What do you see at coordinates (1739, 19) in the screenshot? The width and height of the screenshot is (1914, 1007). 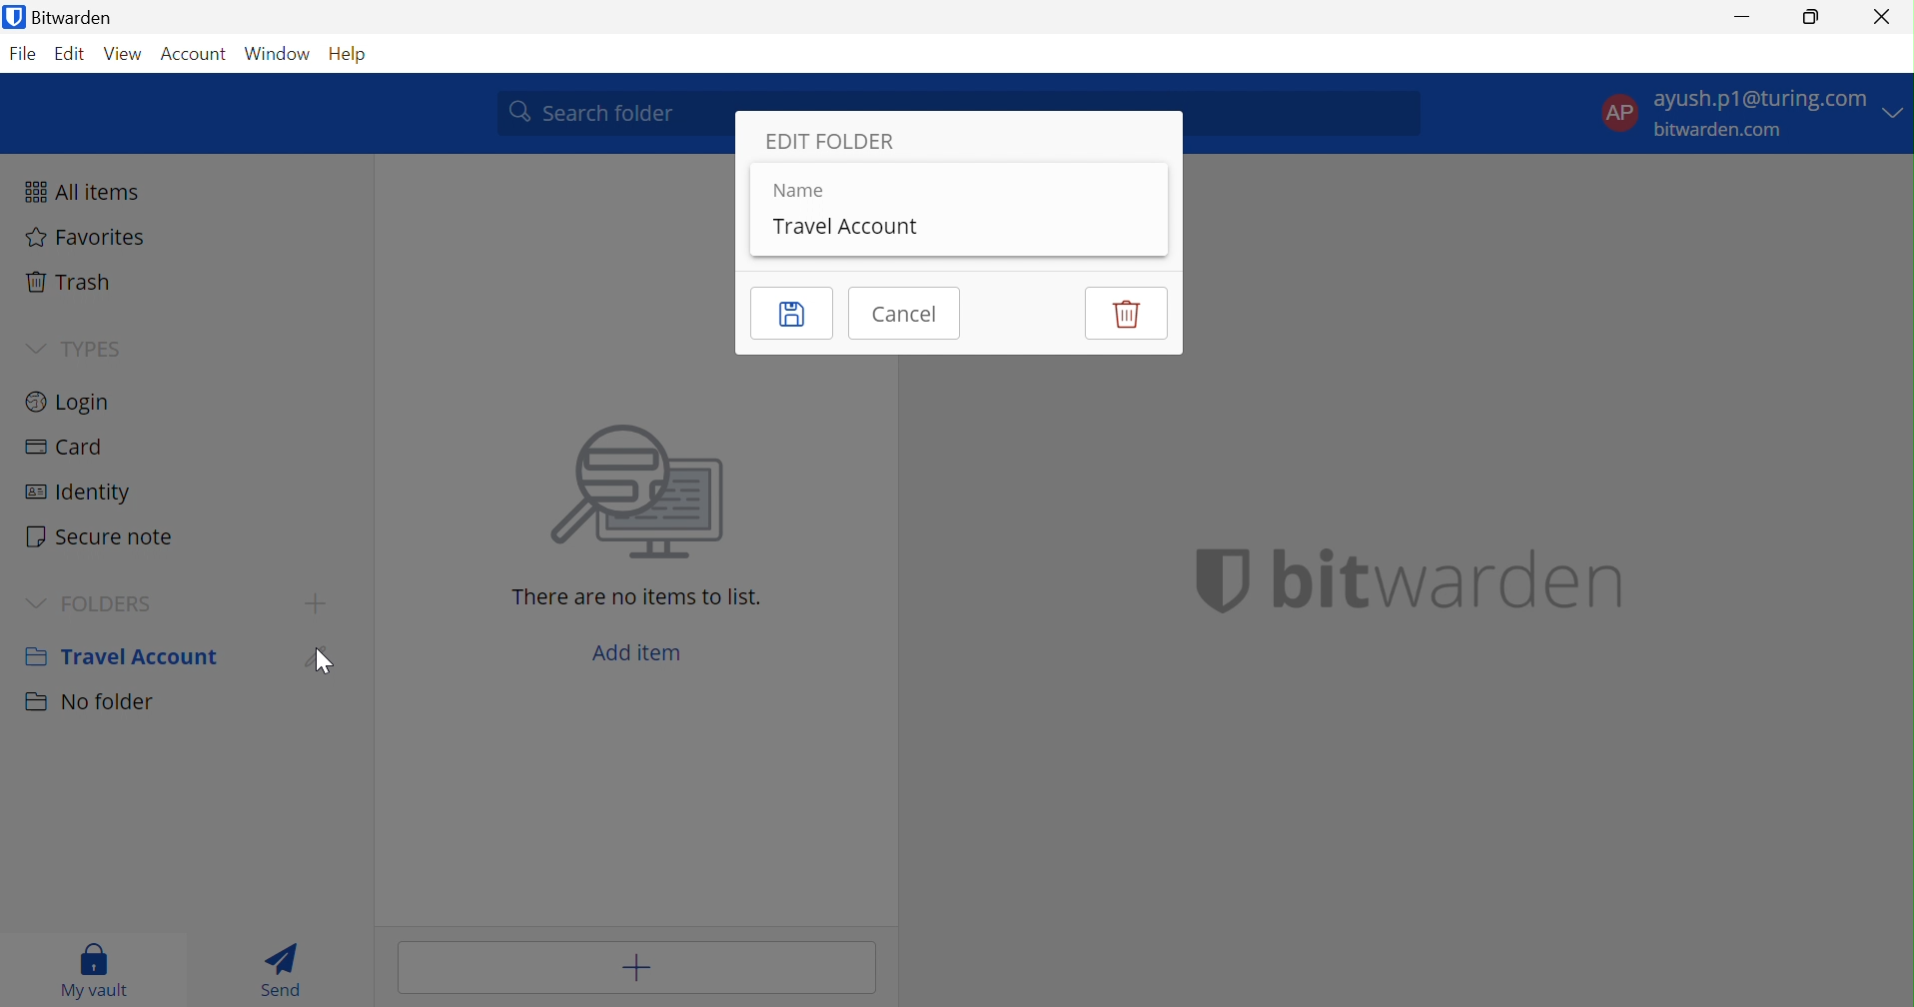 I see `Minimize` at bounding box center [1739, 19].